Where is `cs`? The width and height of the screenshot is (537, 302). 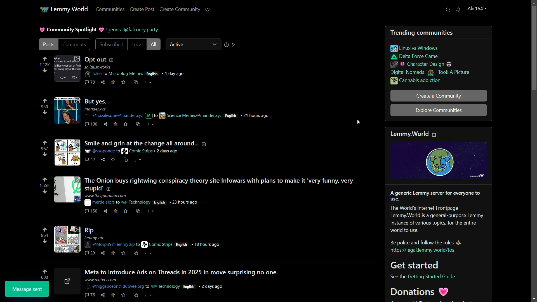 cs is located at coordinates (137, 252).